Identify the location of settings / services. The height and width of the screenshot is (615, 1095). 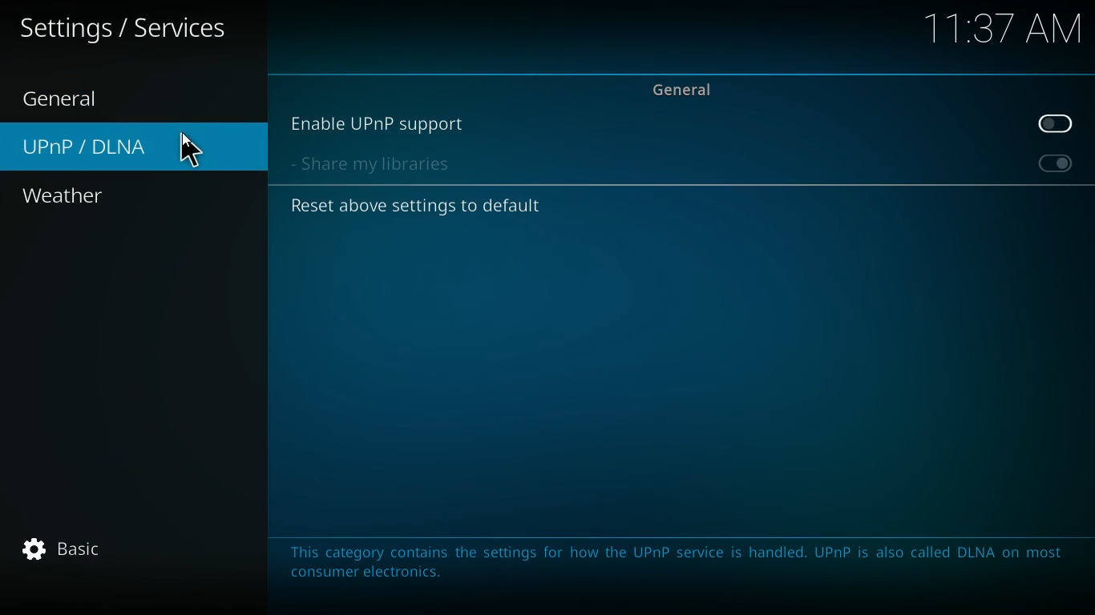
(127, 29).